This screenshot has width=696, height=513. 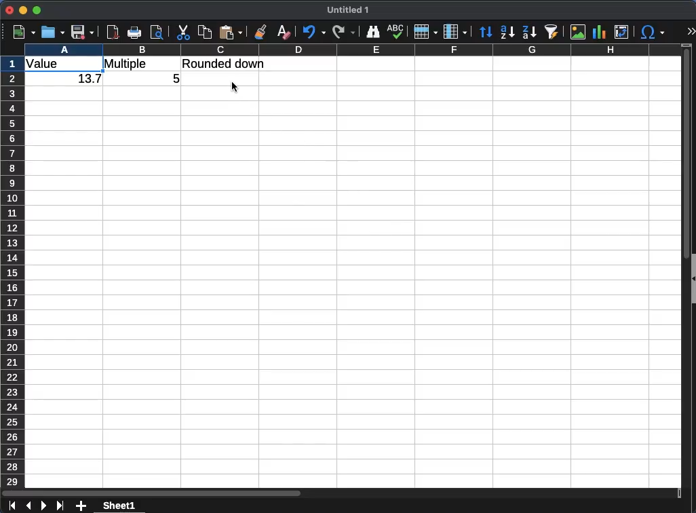 I want to click on next sheet, so click(x=43, y=506).